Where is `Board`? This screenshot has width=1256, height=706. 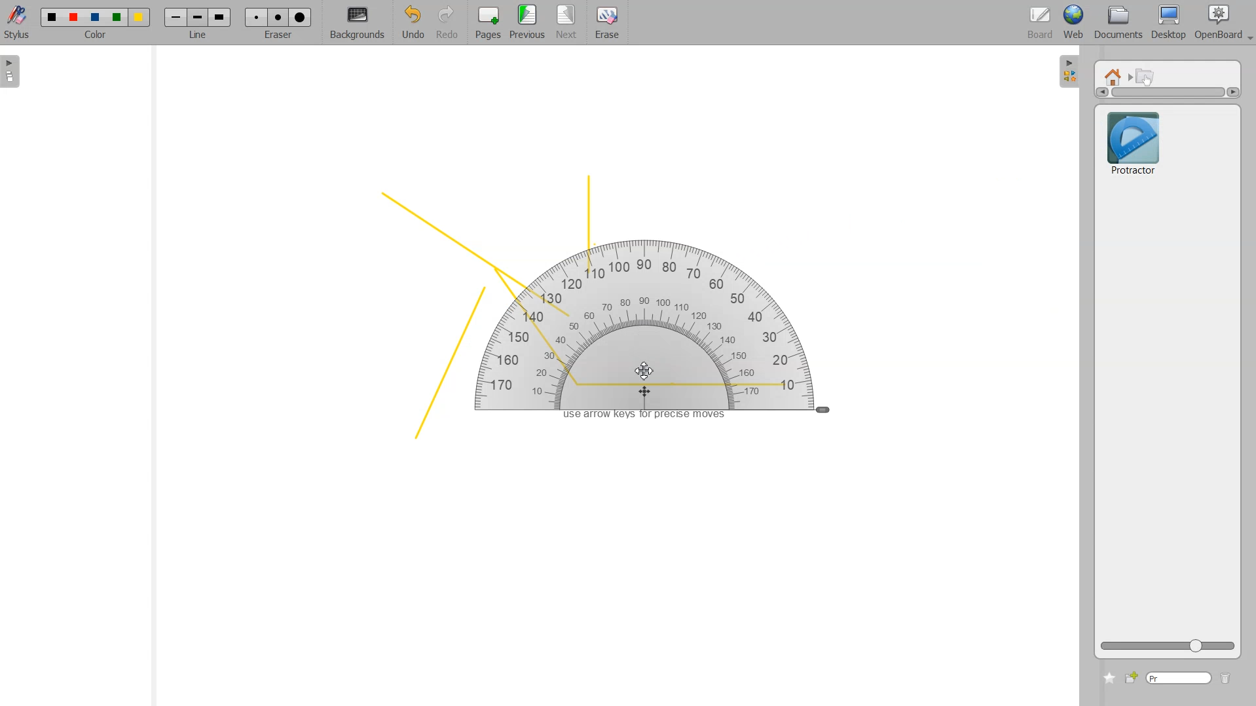
Board is located at coordinates (1041, 24).